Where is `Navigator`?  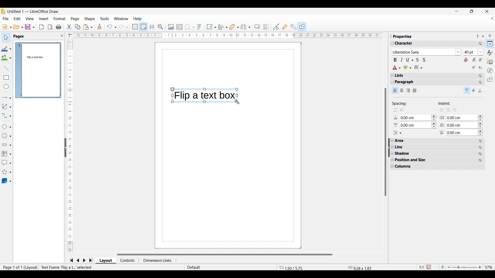
Navigator is located at coordinates (490, 71).